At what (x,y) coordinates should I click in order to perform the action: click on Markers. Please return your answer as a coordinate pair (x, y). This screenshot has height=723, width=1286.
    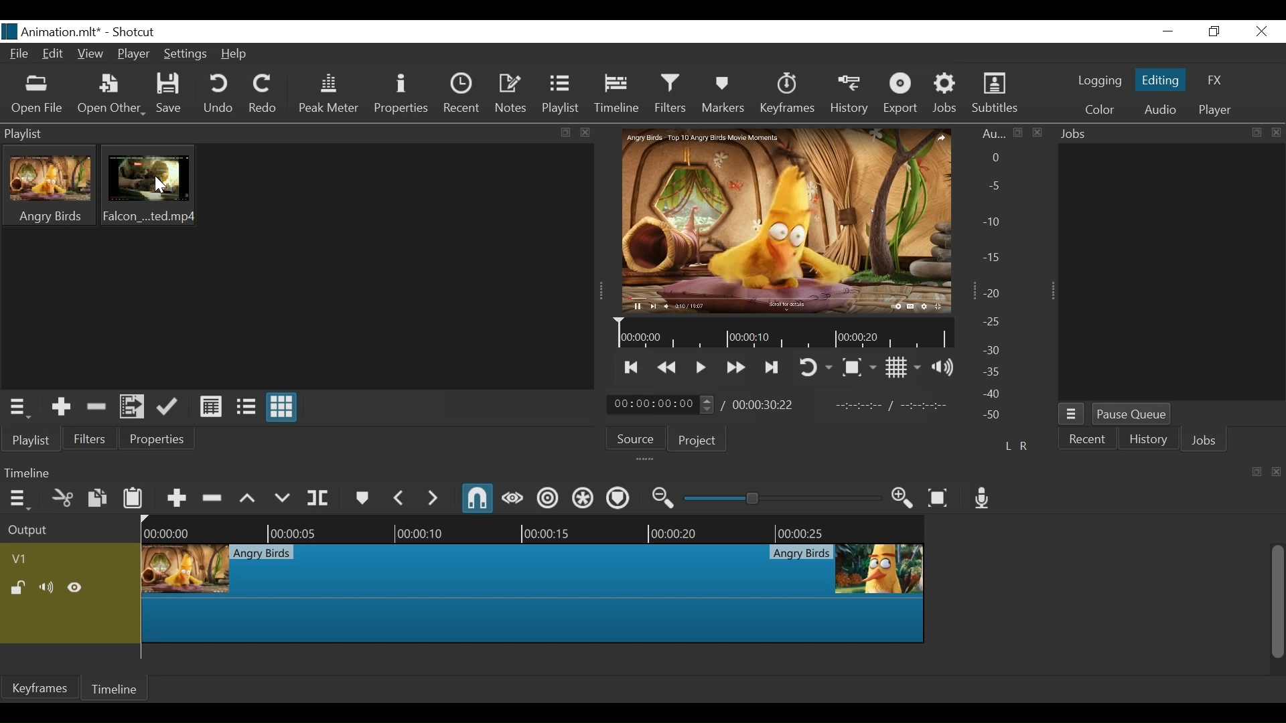
    Looking at the image, I should click on (724, 94).